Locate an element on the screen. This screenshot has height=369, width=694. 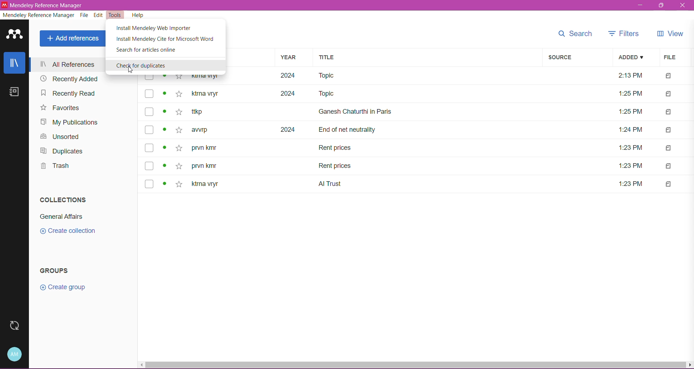
checkbox is located at coordinates (150, 111).